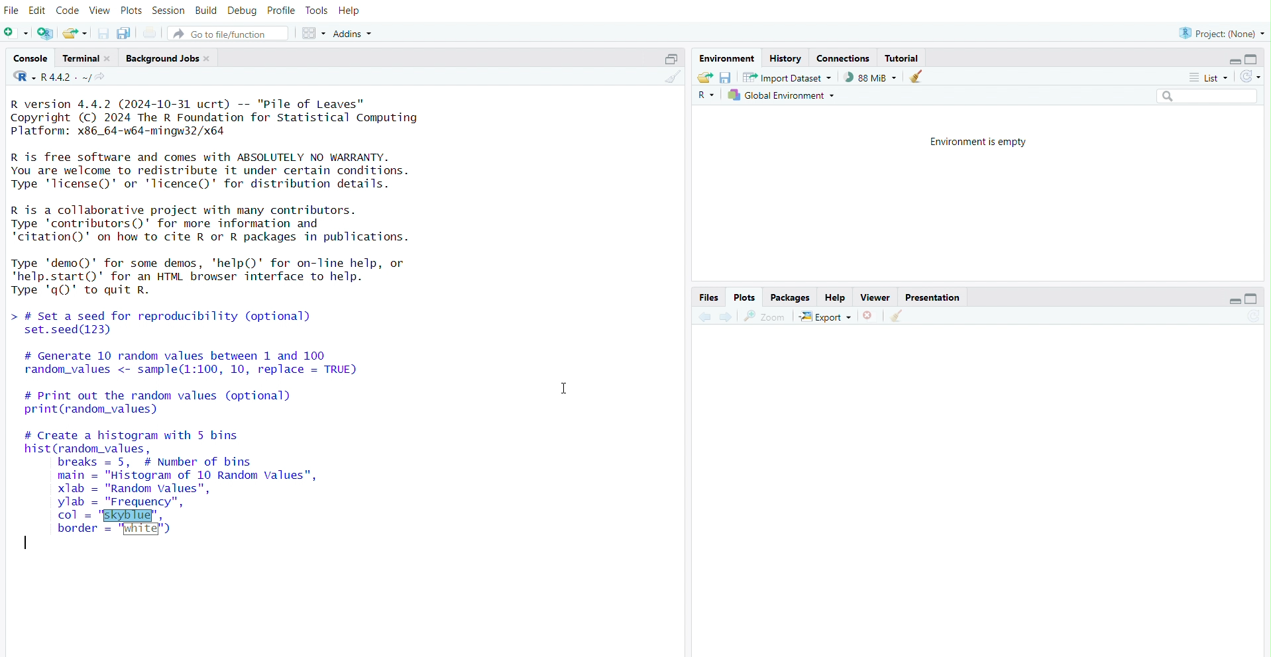 Image resolution: width=1271 pixels, height=657 pixels. I want to click on remove the current plot, so click(870, 317).